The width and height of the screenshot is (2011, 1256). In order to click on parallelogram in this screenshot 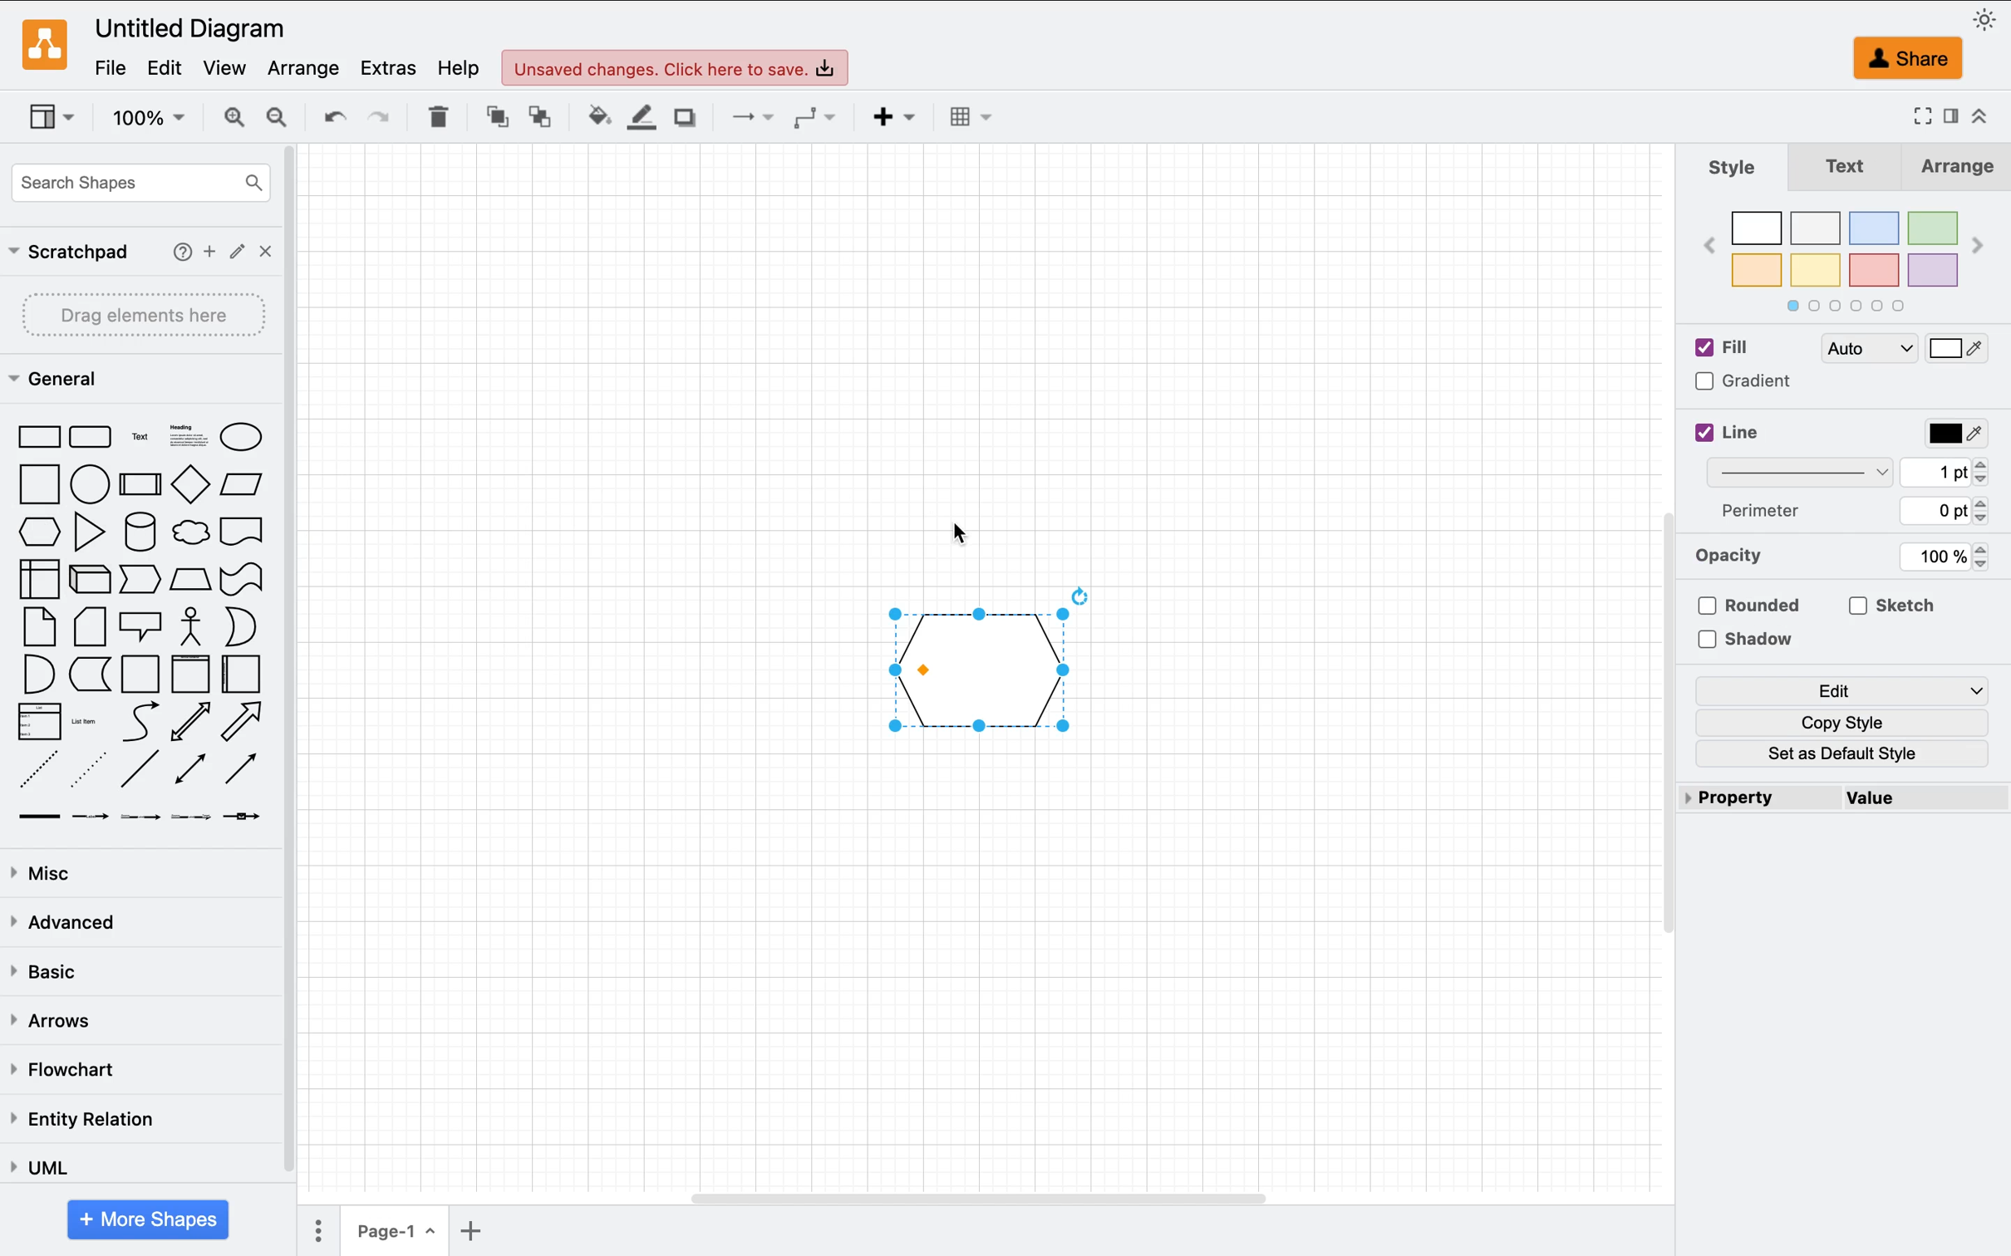, I will do `click(247, 483)`.